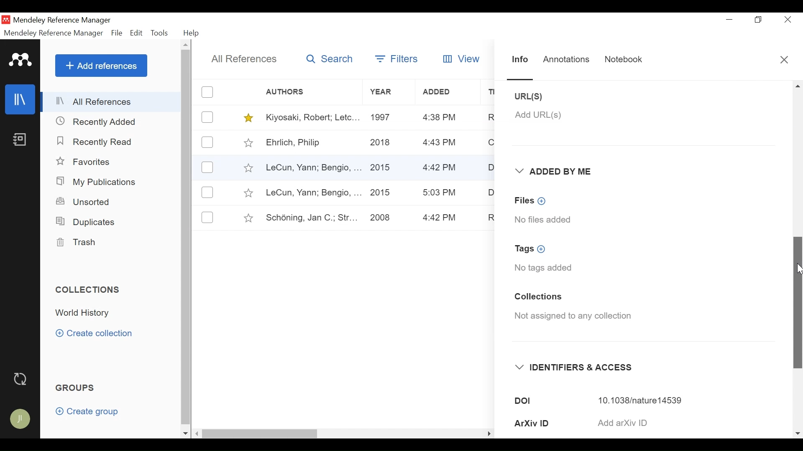  Describe the element at coordinates (313, 117) in the screenshot. I see `Kiyosaki, Robert; Letc..` at that location.